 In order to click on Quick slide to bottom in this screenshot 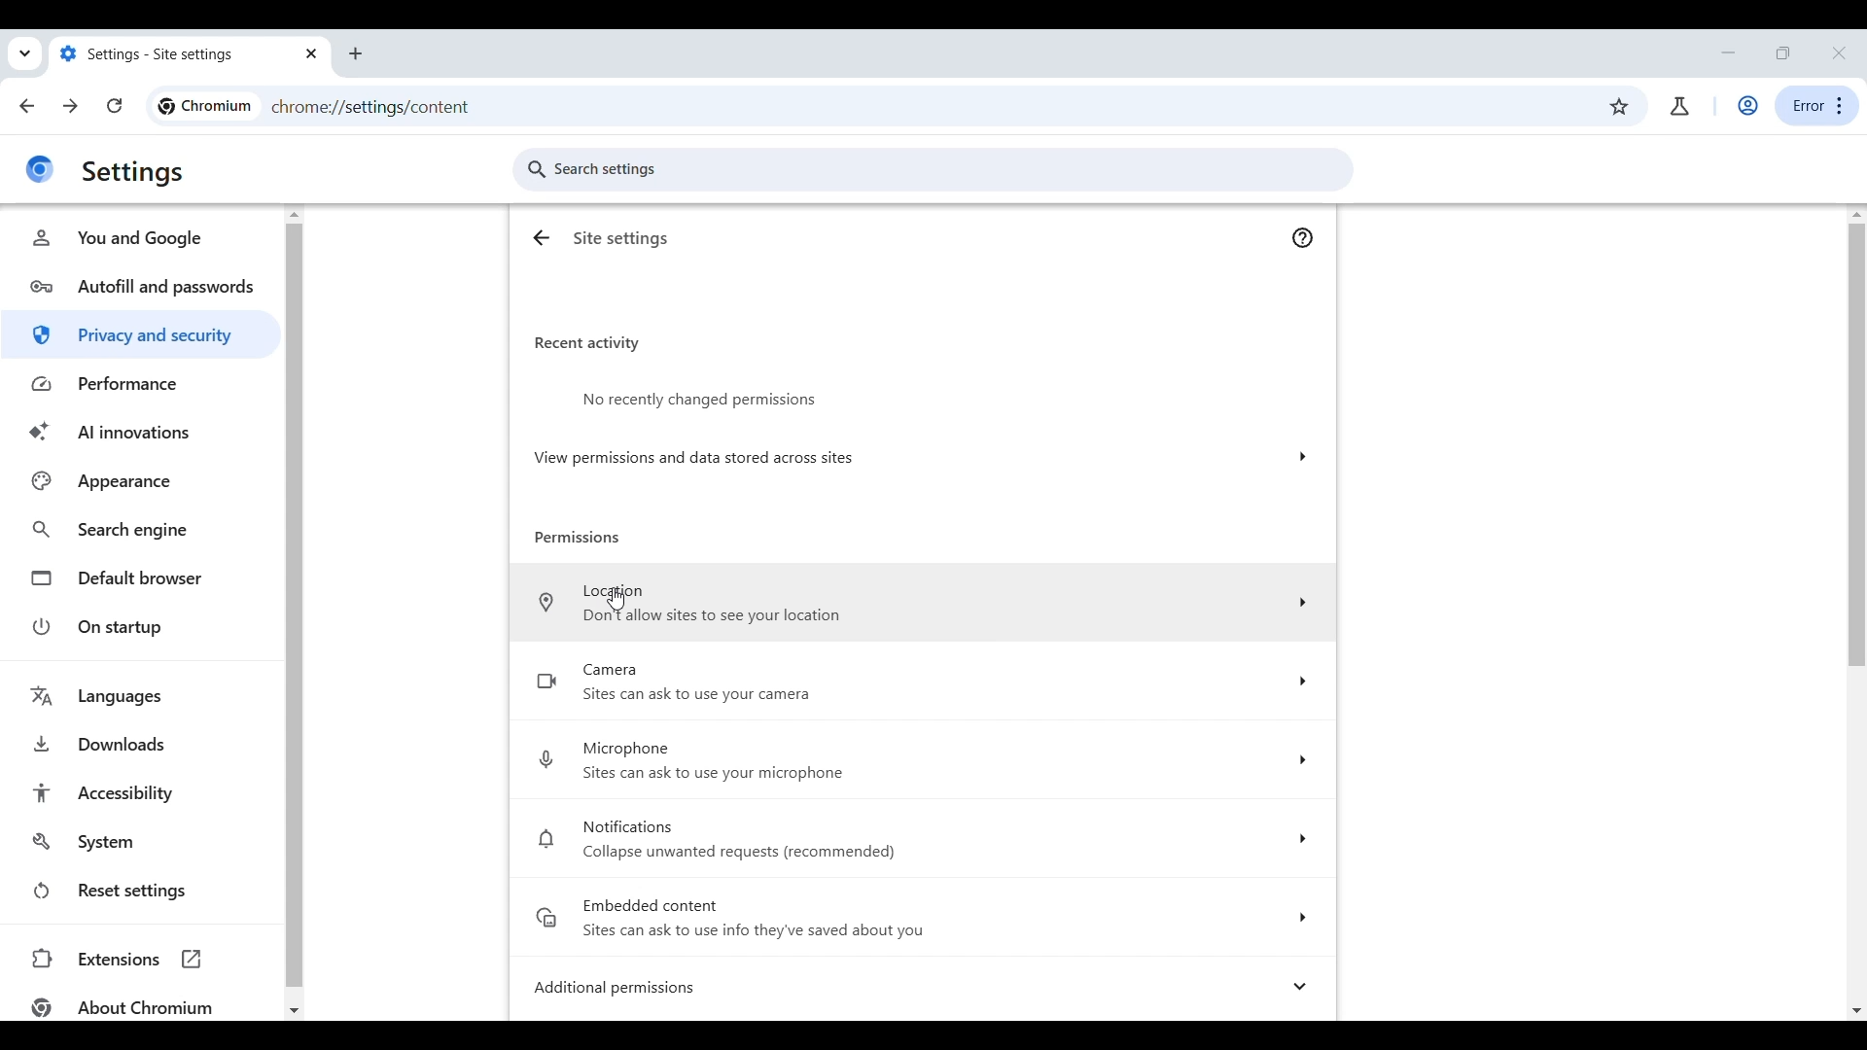, I will do `click(1856, 1011)`.